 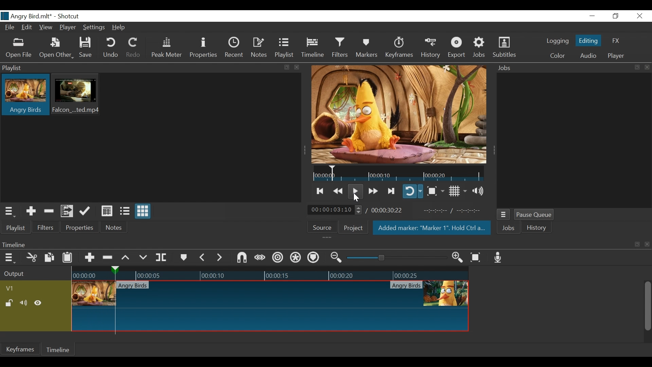 What do you see at coordinates (326, 244) in the screenshot?
I see `` at bounding box center [326, 244].